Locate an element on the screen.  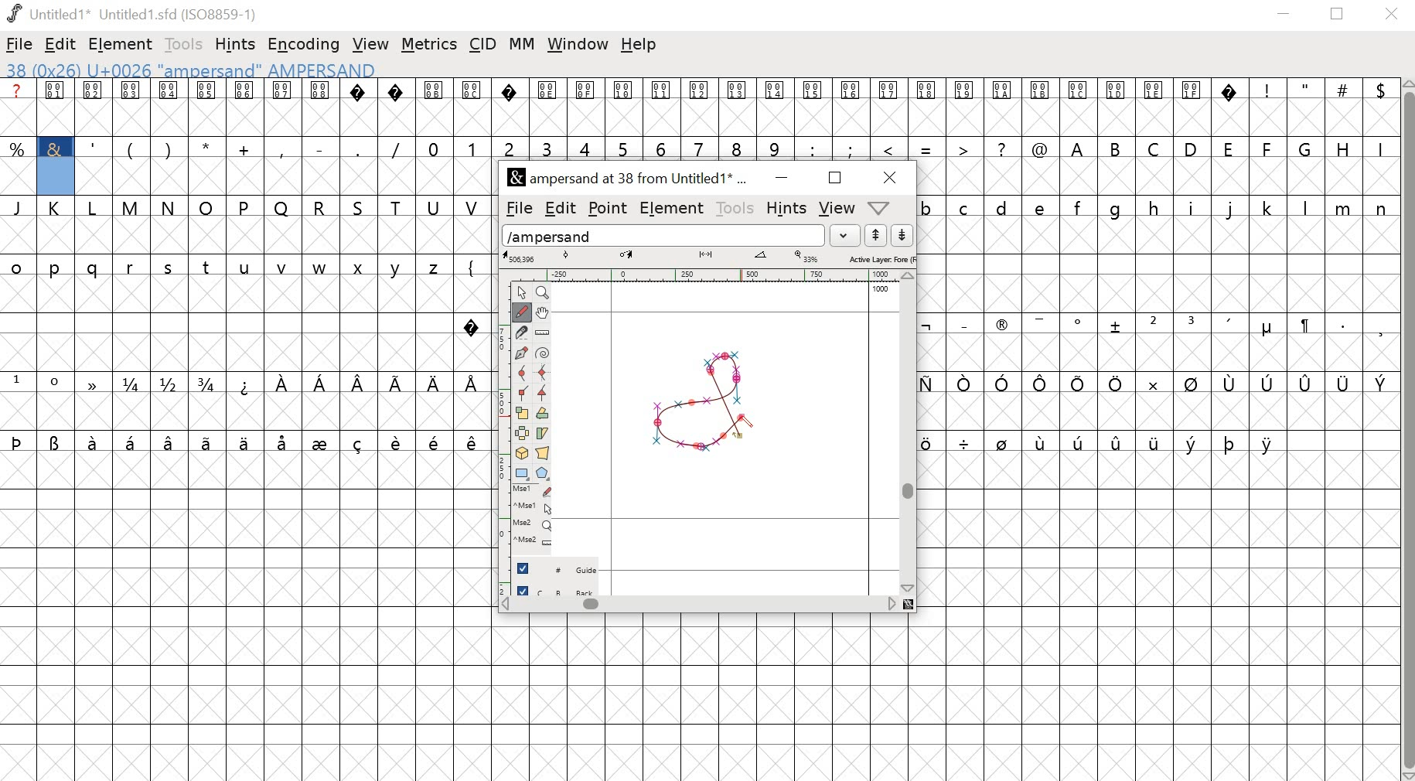
L is located at coordinates (95, 208).